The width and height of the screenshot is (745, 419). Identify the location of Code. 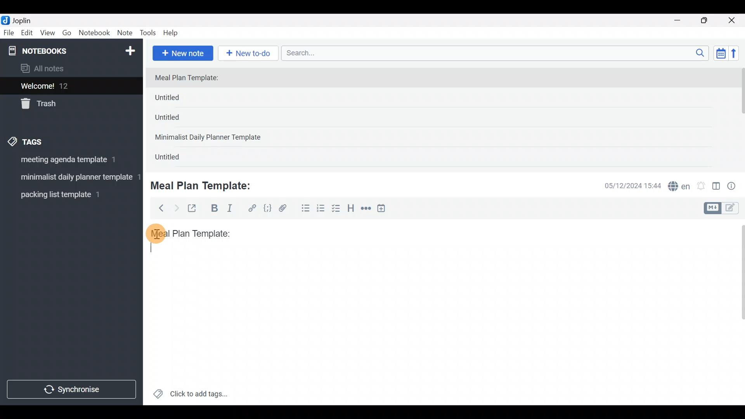
(267, 208).